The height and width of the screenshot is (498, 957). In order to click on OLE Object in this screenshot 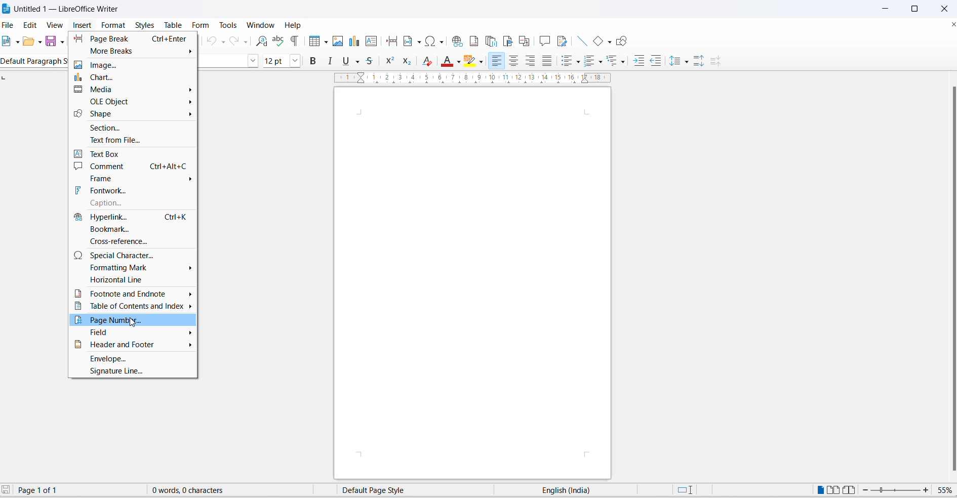, I will do `click(132, 101)`.